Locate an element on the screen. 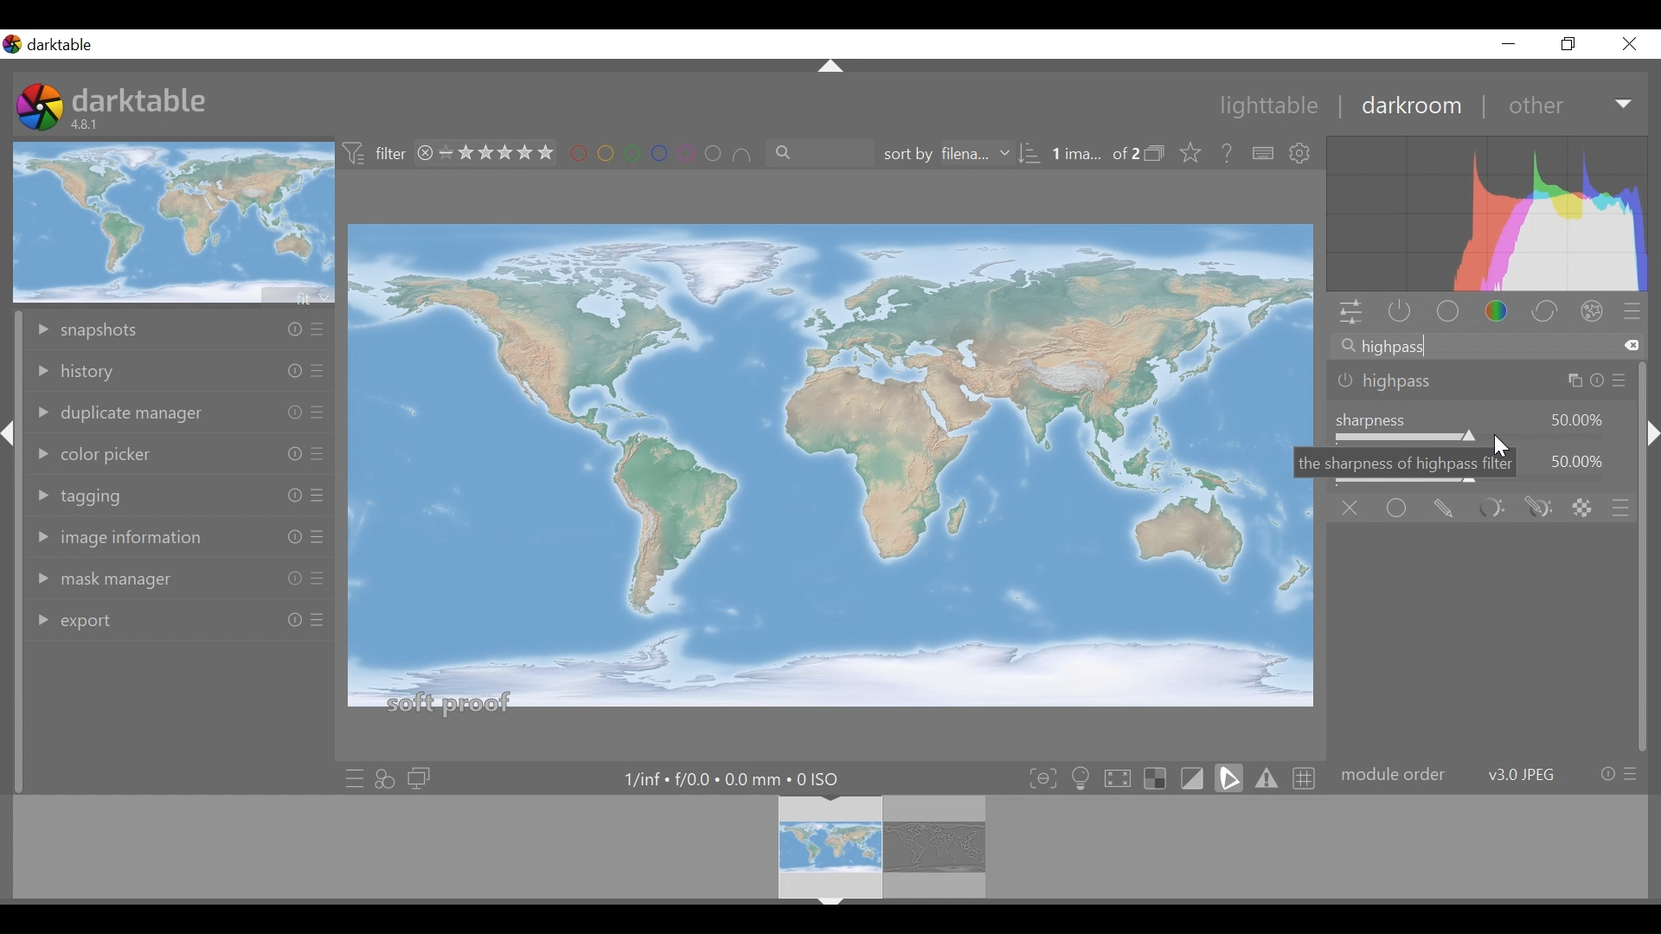 Image resolution: width=1661 pixels, height=934 pixels. Help is located at coordinates (1228, 152).